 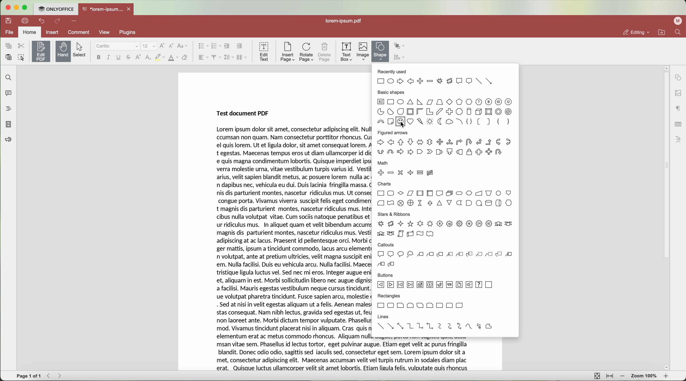 I want to click on numbered list, so click(x=216, y=46).